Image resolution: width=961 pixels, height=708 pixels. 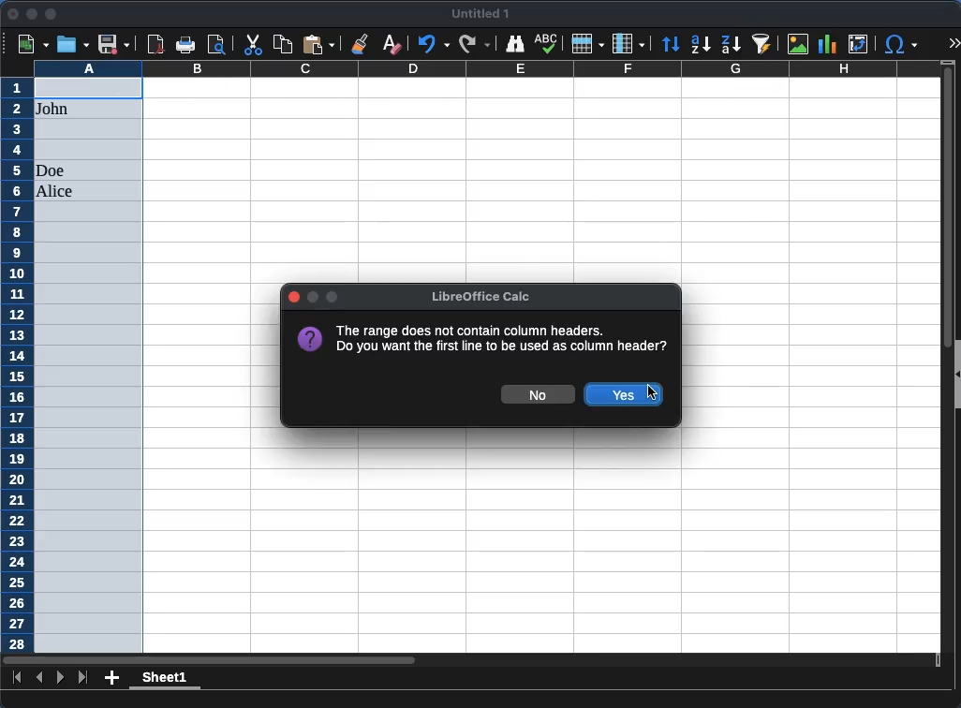 What do you see at coordinates (13, 14) in the screenshot?
I see `close` at bounding box center [13, 14].